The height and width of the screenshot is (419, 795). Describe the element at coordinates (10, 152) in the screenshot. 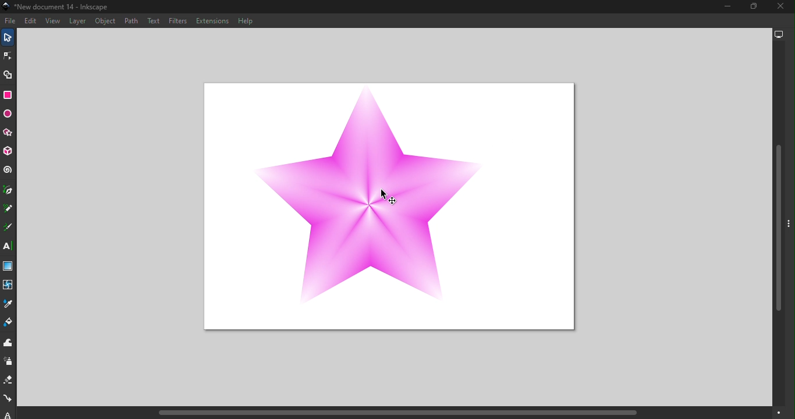

I see `3D box tool` at that location.